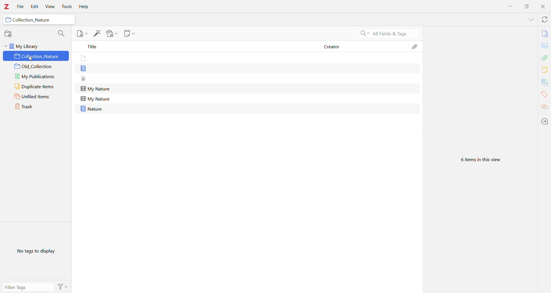 The image size is (551, 293). I want to click on 6 items in this view, so click(484, 160).